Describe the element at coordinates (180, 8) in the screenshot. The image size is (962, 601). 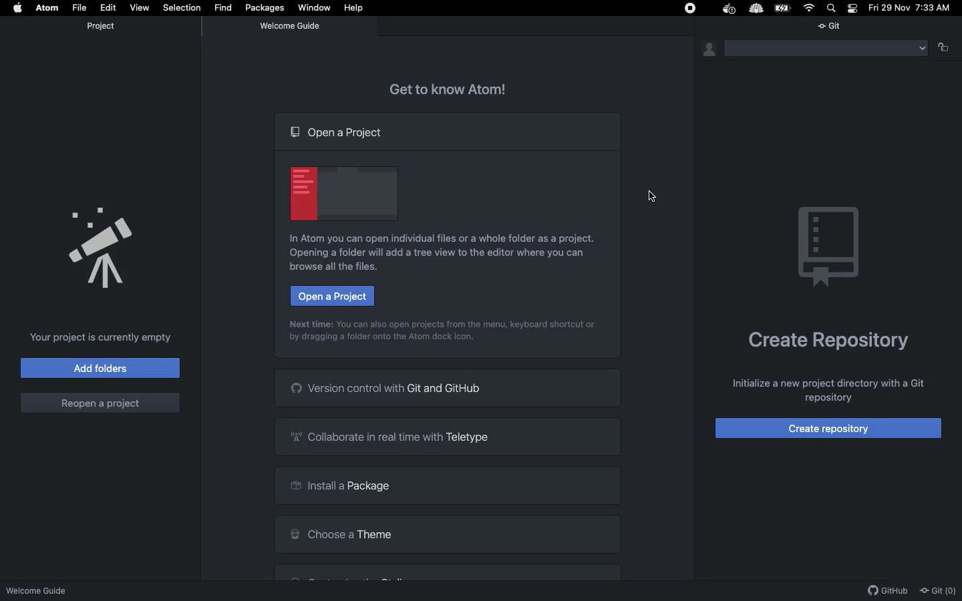
I see `Selection` at that location.